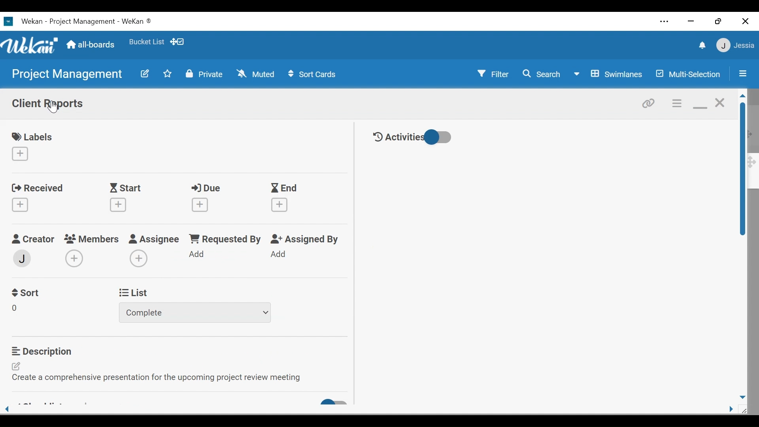 The height and width of the screenshot is (427, 759). Describe the element at coordinates (127, 189) in the screenshot. I see `Start Date` at that location.